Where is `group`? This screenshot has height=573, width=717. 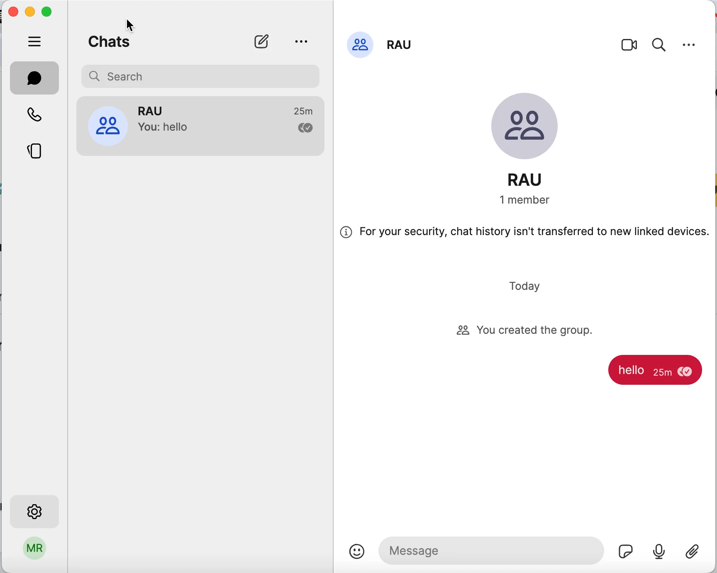 group is located at coordinates (200, 127).